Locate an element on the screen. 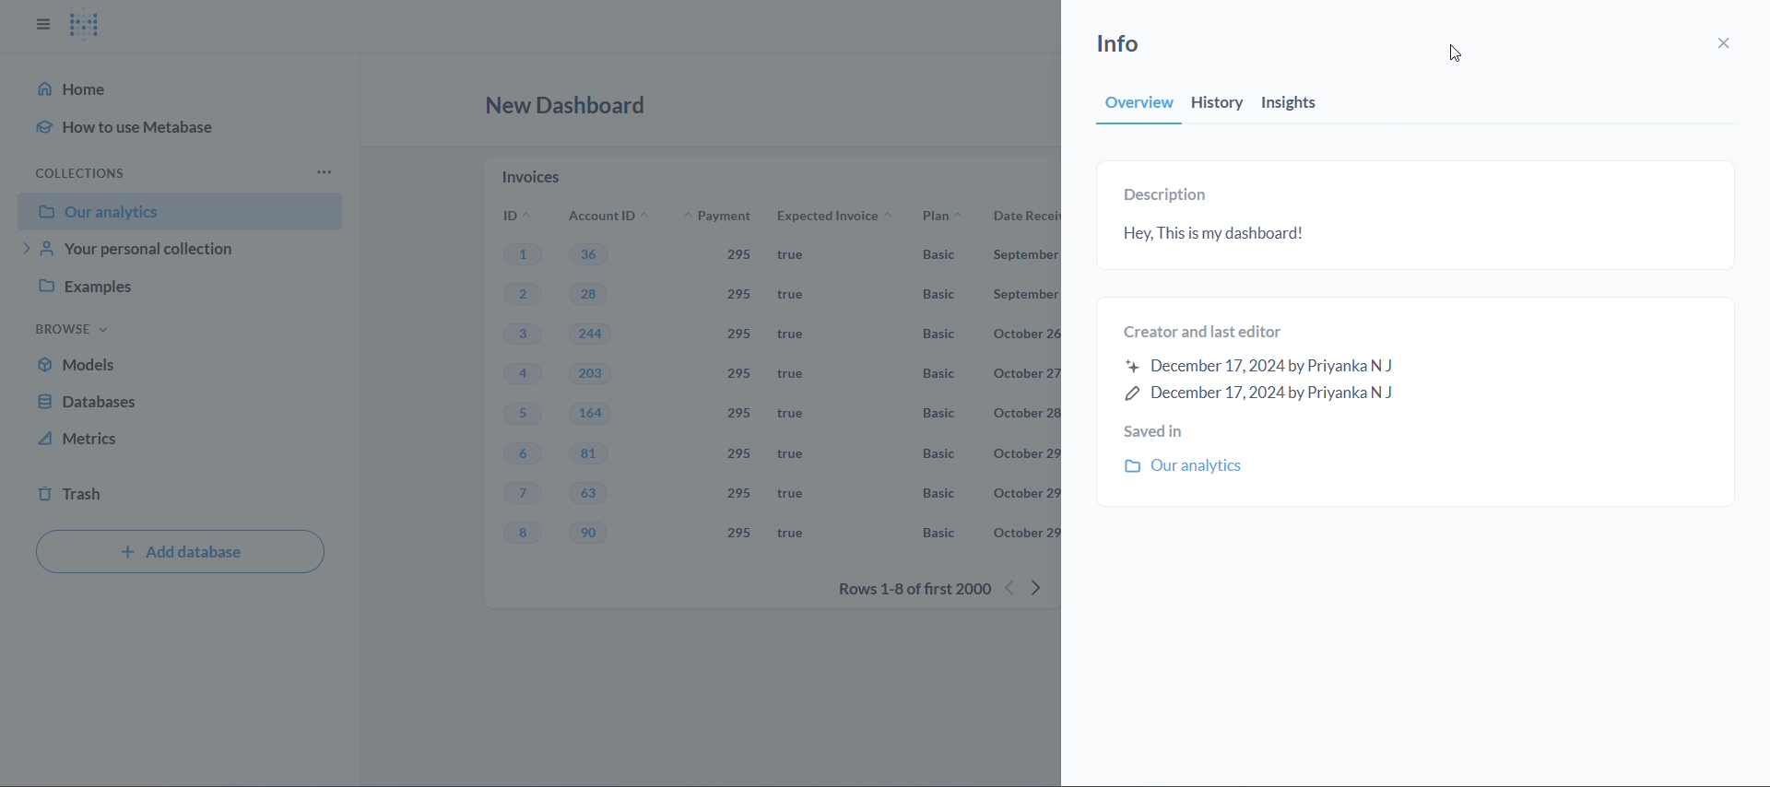  october 27 is located at coordinates (1026, 375).